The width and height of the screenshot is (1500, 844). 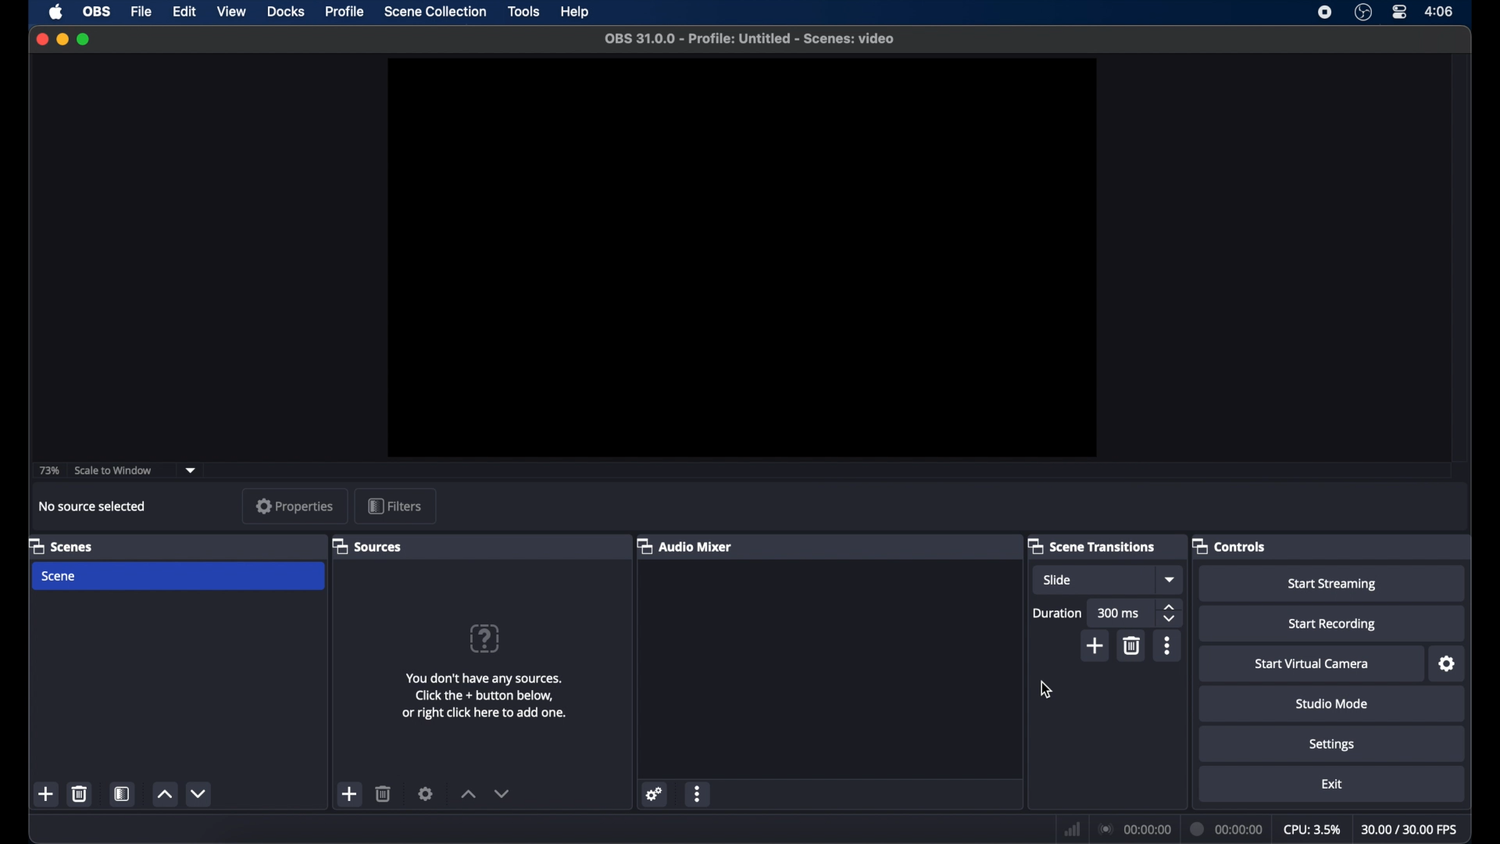 What do you see at coordinates (487, 639) in the screenshot?
I see `question mark icon` at bounding box center [487, 639].